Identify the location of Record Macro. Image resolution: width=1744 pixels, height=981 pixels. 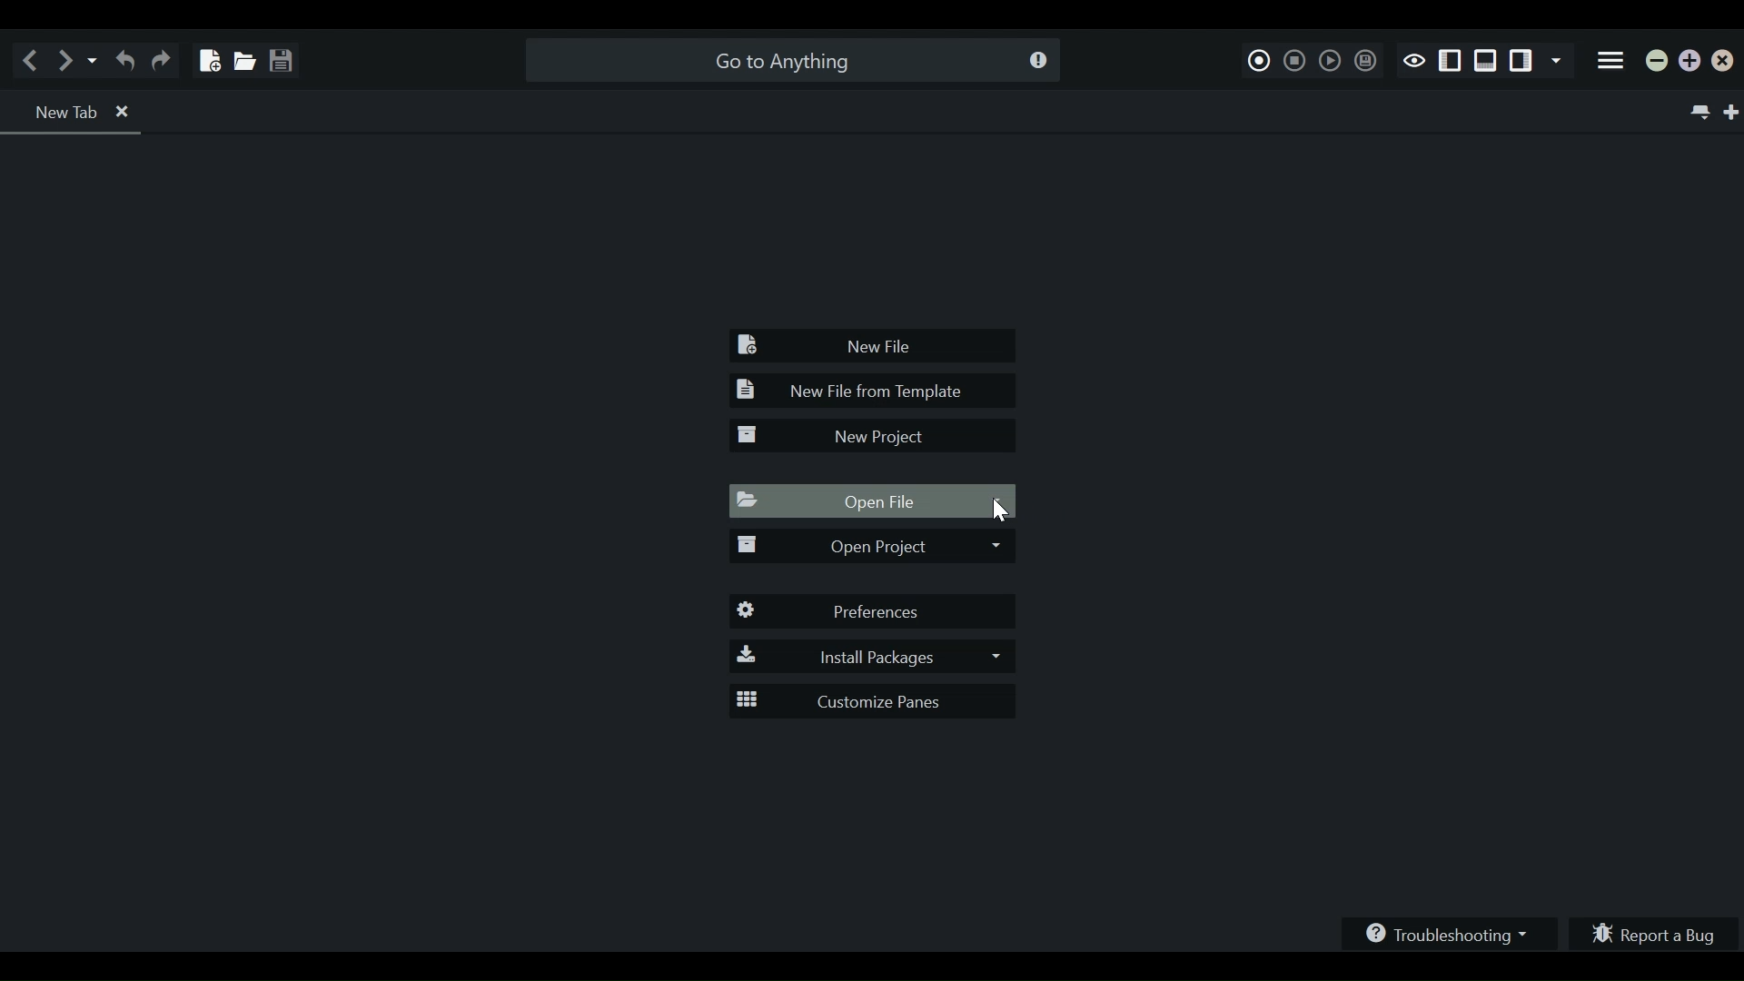
(1260, 58).